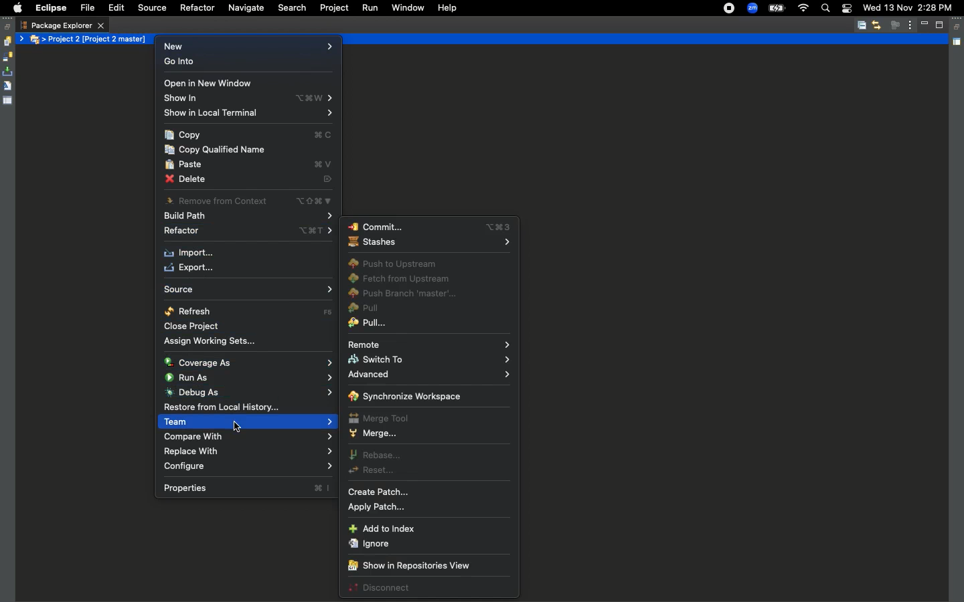  Describe the element at coordinates (9, 72) in the screenshot. I see `Git staging ` at that location.